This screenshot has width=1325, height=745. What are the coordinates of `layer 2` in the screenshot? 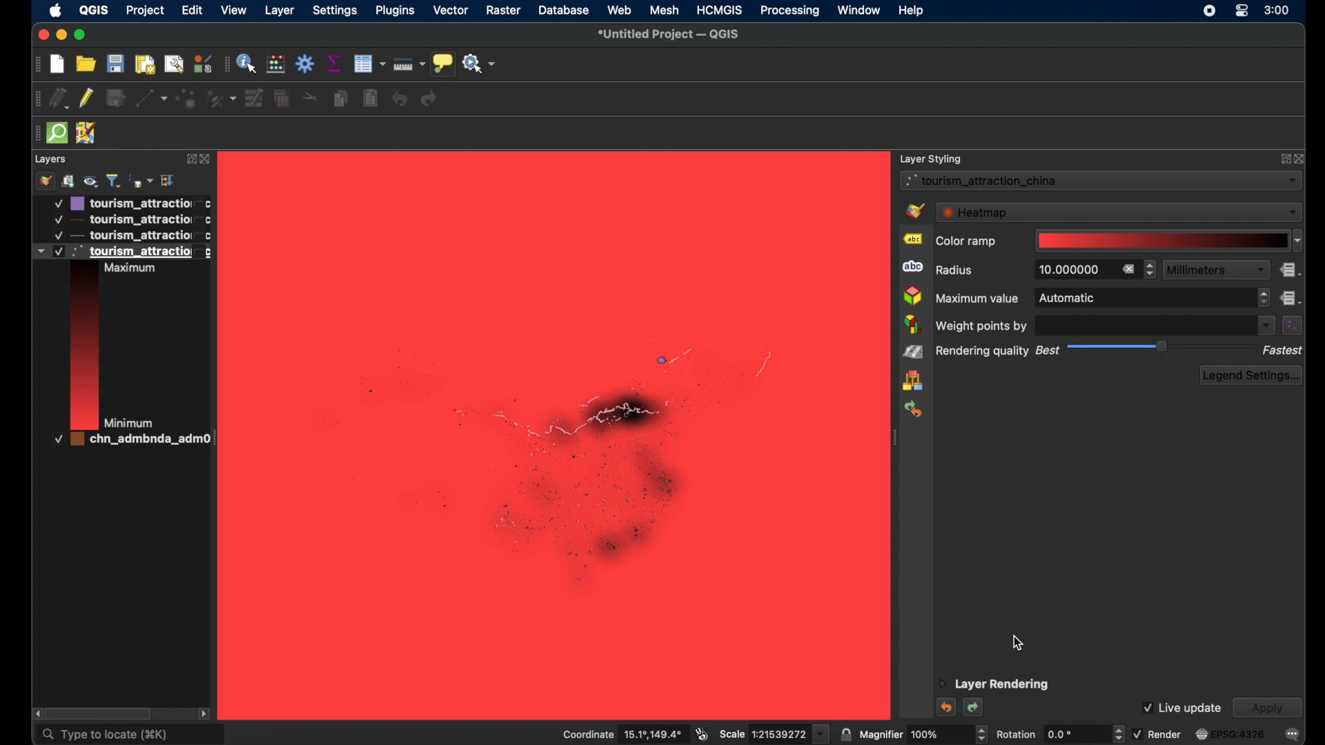 It's located at (129, 219).